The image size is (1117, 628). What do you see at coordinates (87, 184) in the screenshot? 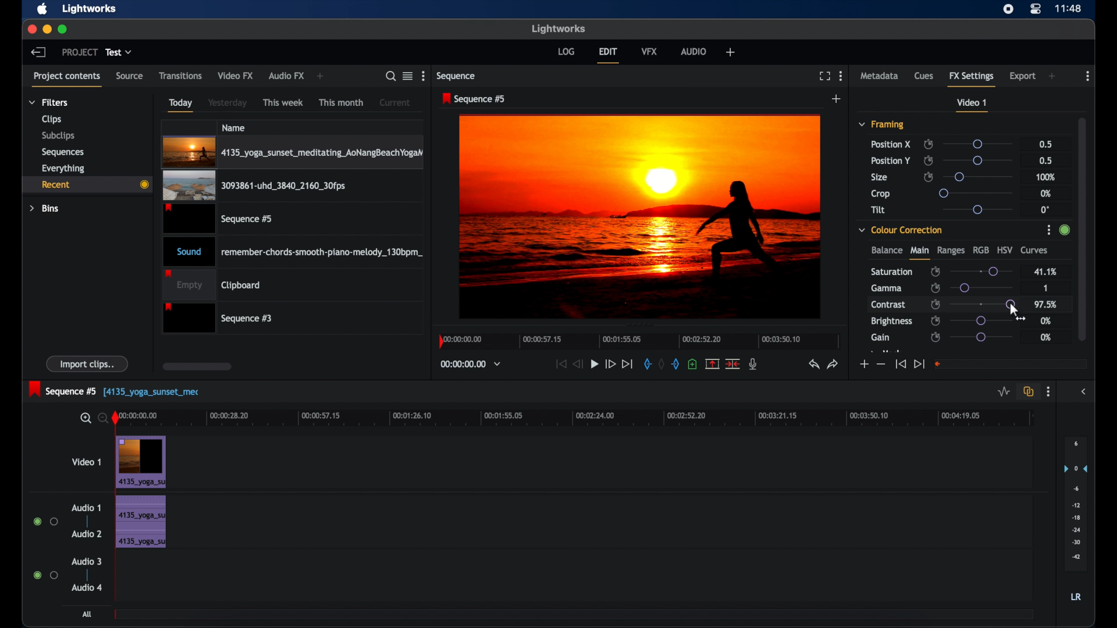
I see `recent` at bounding box center [87, 184].